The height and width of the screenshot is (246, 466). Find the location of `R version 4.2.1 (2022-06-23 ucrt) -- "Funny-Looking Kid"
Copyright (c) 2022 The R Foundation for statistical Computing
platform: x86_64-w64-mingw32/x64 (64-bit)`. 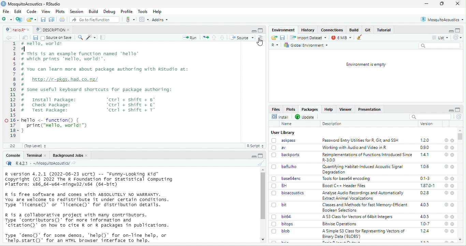

R version 4.2.1 (2022-06-23 ucrt) -- "Funny-Looking Kid"
Copyright (c) 2022 The R Foundation for statistical Computing
platform: x86_64-w64-mingw32/x64 (64-bit) is located at coordinates (89, 180).